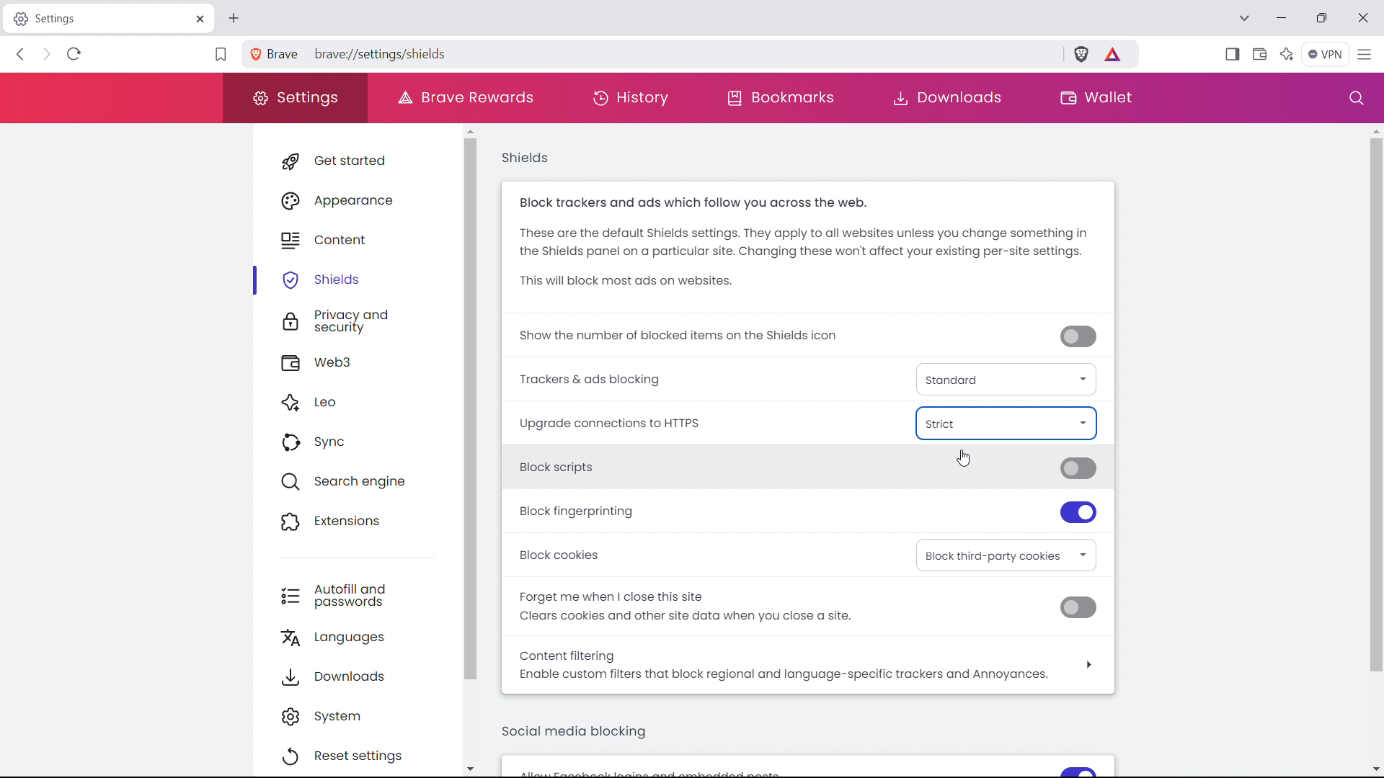 The height and width of the screenshot is (778, 1384). I want to click on enabled https everywhere, so click(1006, 424).